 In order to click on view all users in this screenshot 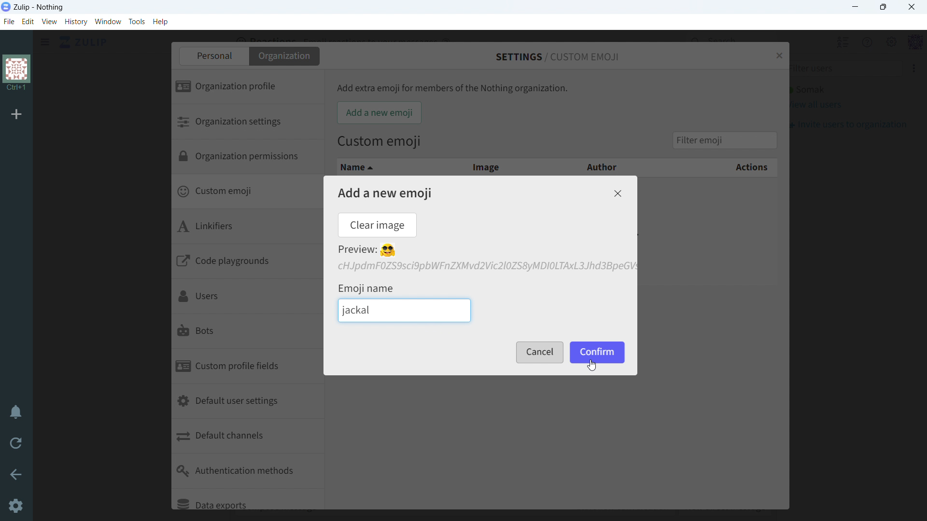, I will do `click(815, 105)`.